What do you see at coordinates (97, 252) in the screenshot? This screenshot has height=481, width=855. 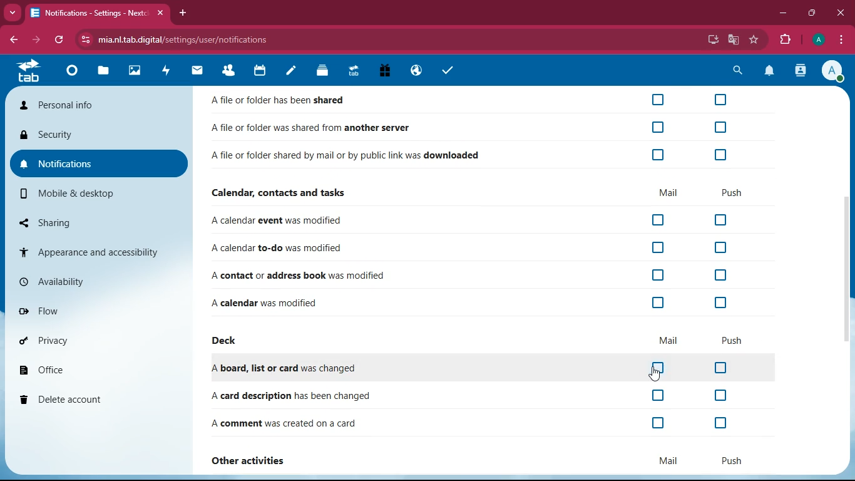 I see `appearance and accessibility` at bounding box center [97, 252].